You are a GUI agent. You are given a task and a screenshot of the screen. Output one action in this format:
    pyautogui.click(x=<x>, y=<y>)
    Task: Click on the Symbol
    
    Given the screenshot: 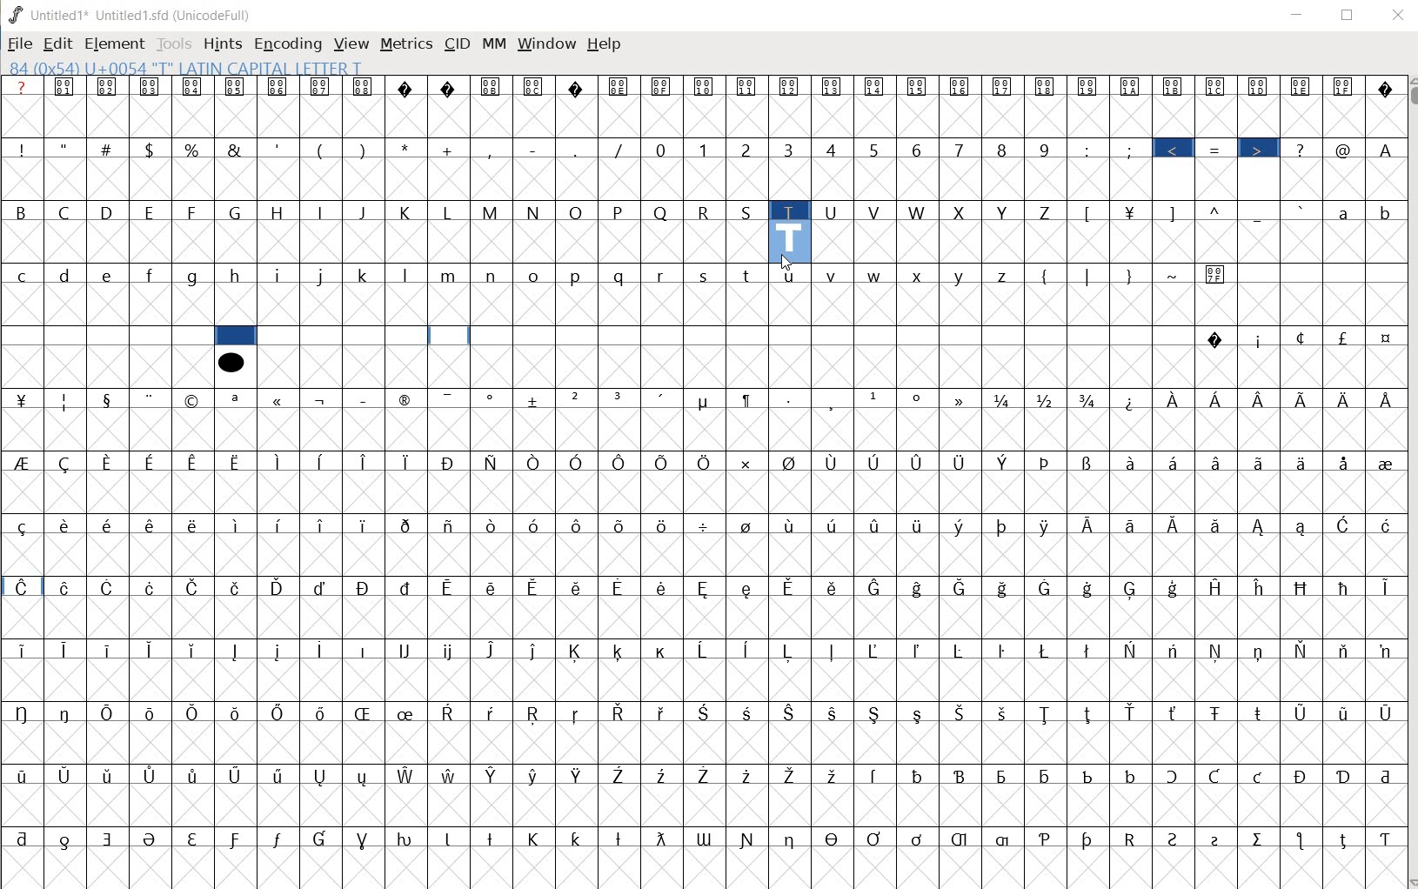 What is the action you would take?
    pyautogui.click(x=619, y=652)
    